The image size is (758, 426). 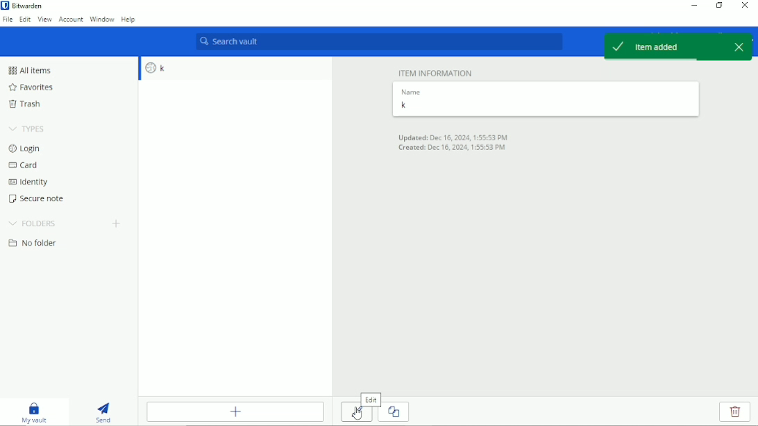 I want to click on Name k, so click(x=544, y=100).